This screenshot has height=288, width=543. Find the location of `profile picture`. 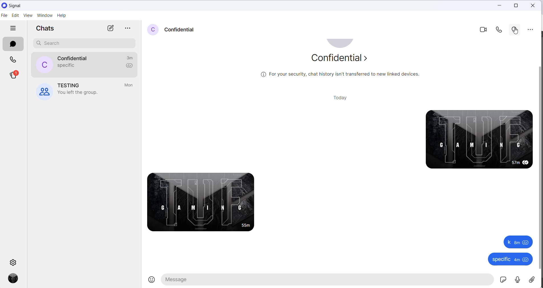

profile picture is located at coordinates (42, 65).